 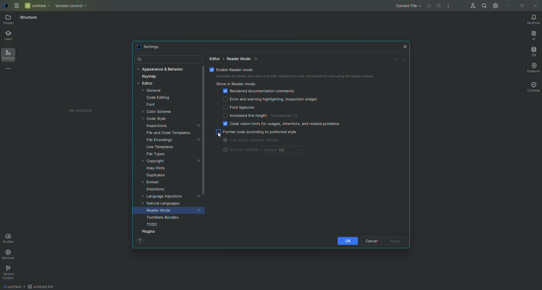 I want to click on Reader mode, so click(x=243, y=59).